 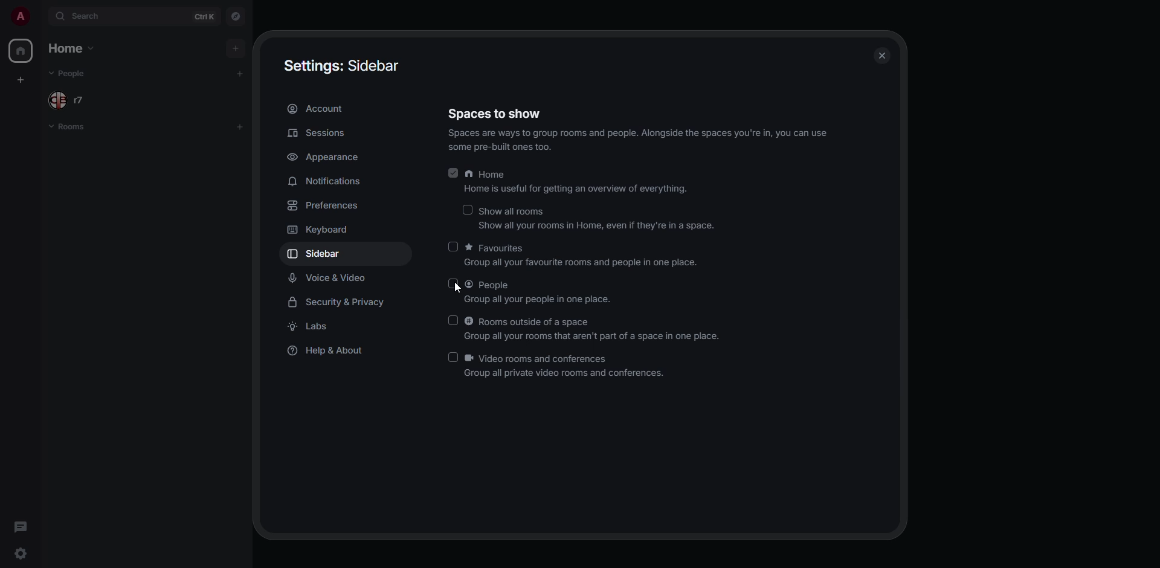 I want to click on click to enable, so click(x=454, y=282).